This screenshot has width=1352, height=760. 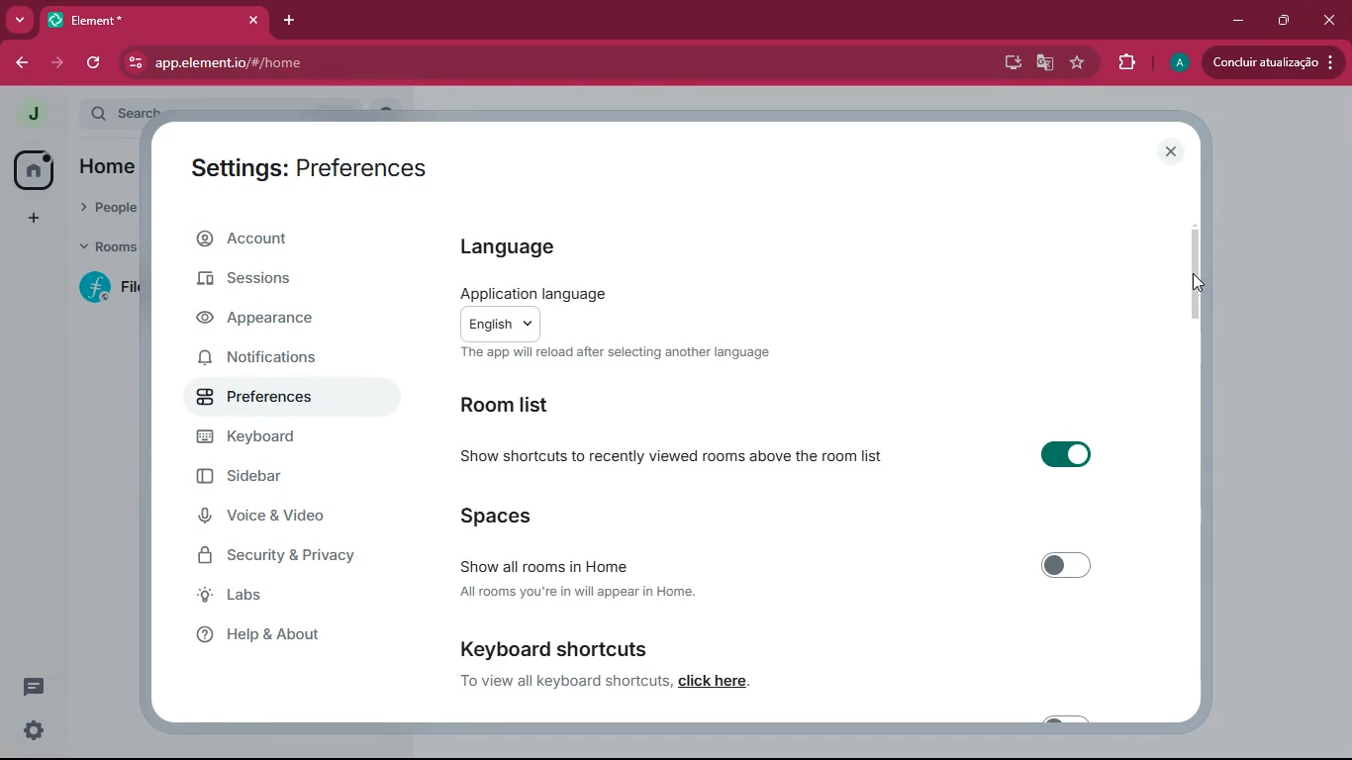 I want to click on back, so click(x=18, y=63).